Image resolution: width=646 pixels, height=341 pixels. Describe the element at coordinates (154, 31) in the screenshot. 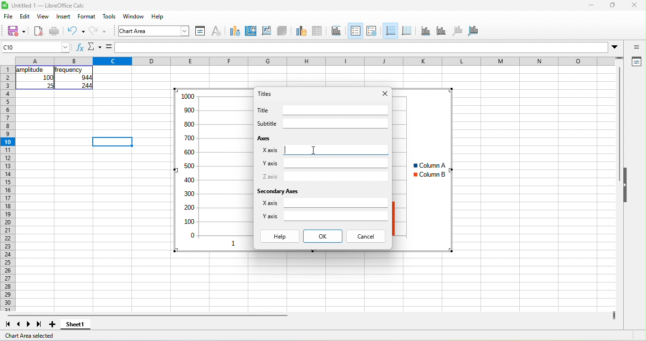

I see `font name` at that location.